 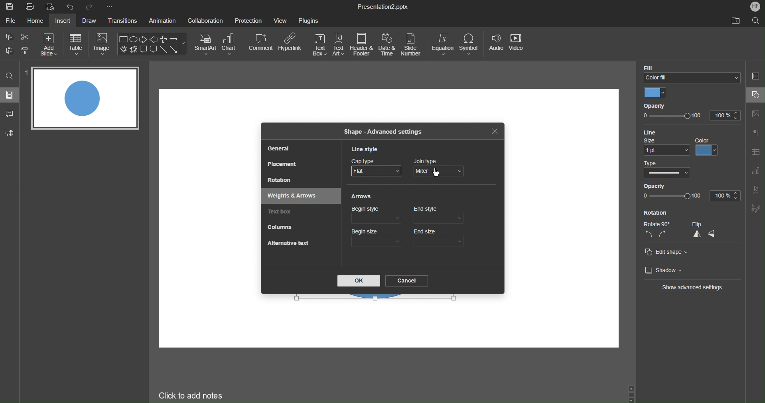 What do you see at coordinates (280, 227) in the screenshot?
I see `Columns` at bounding box center [280, 227].